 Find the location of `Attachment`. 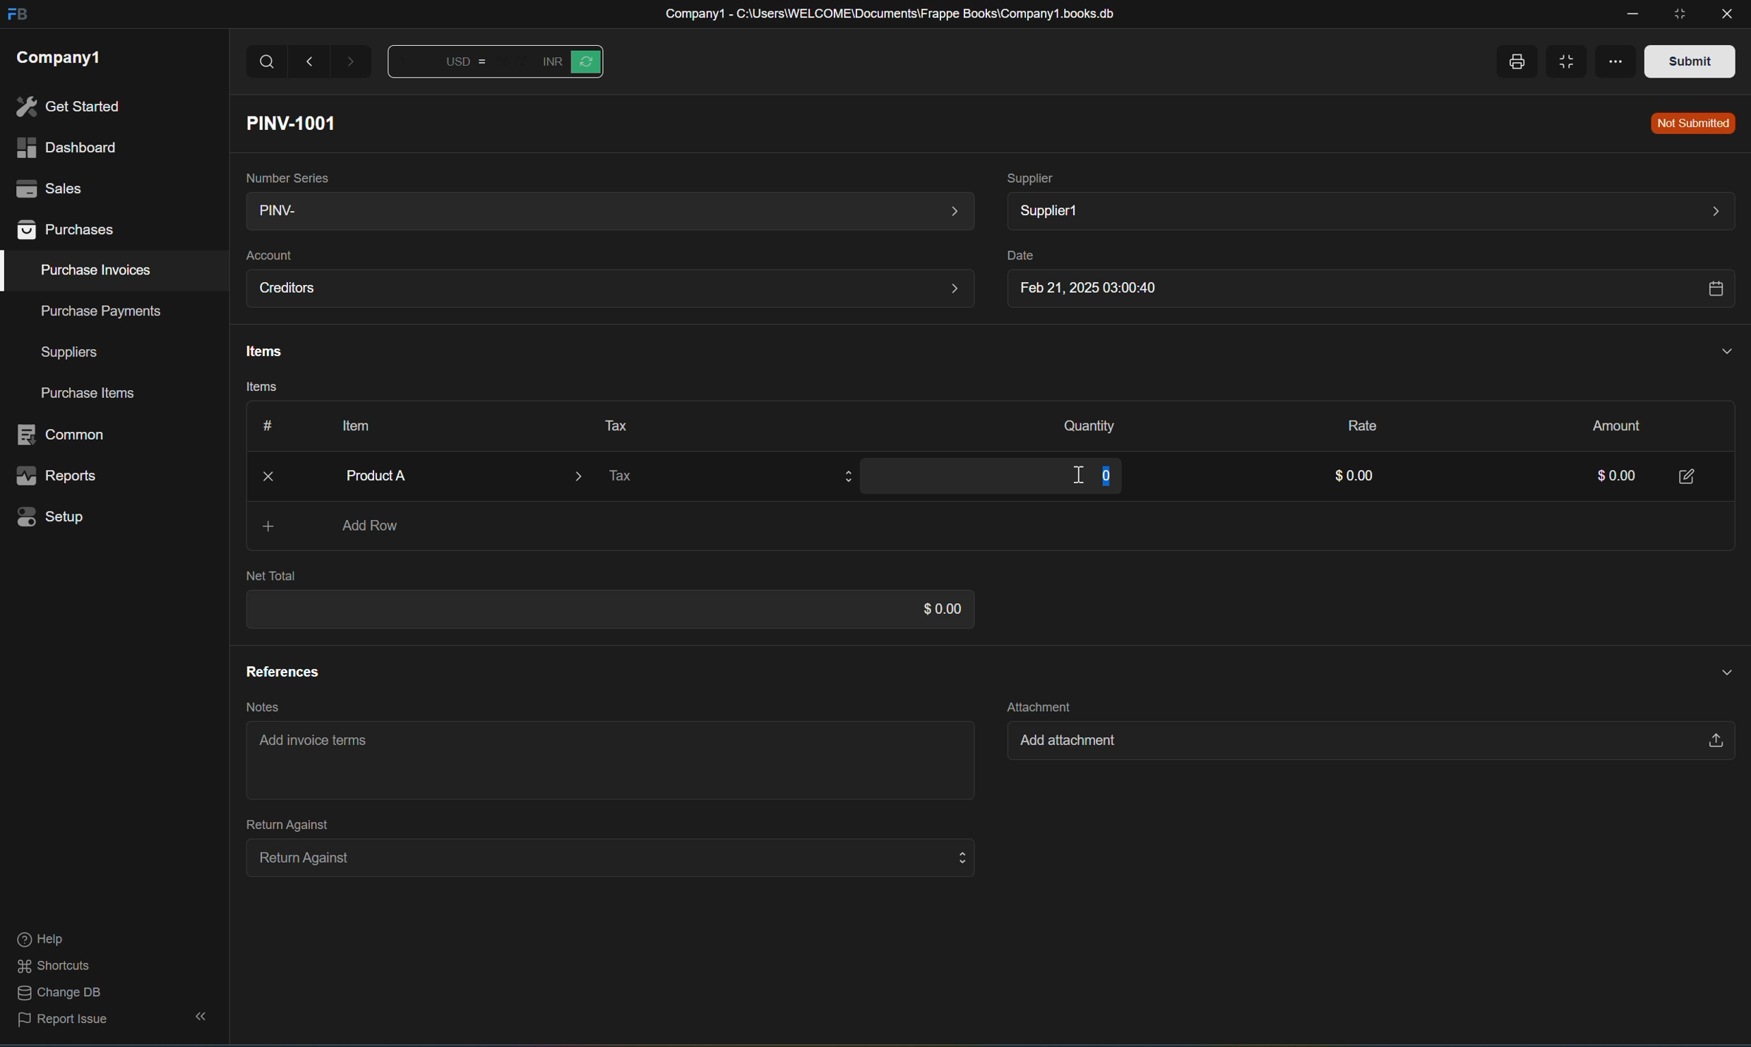

Attachment is located at coordinates (1039, 704).